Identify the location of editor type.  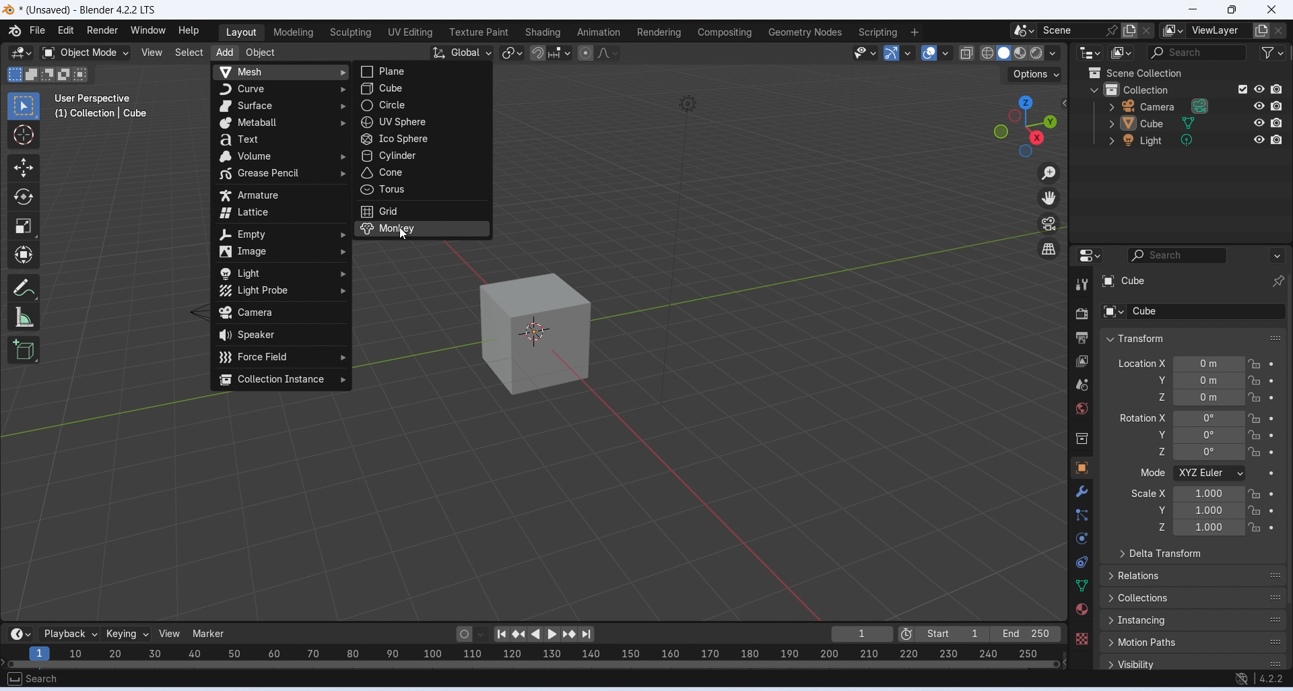
(1092, 53).